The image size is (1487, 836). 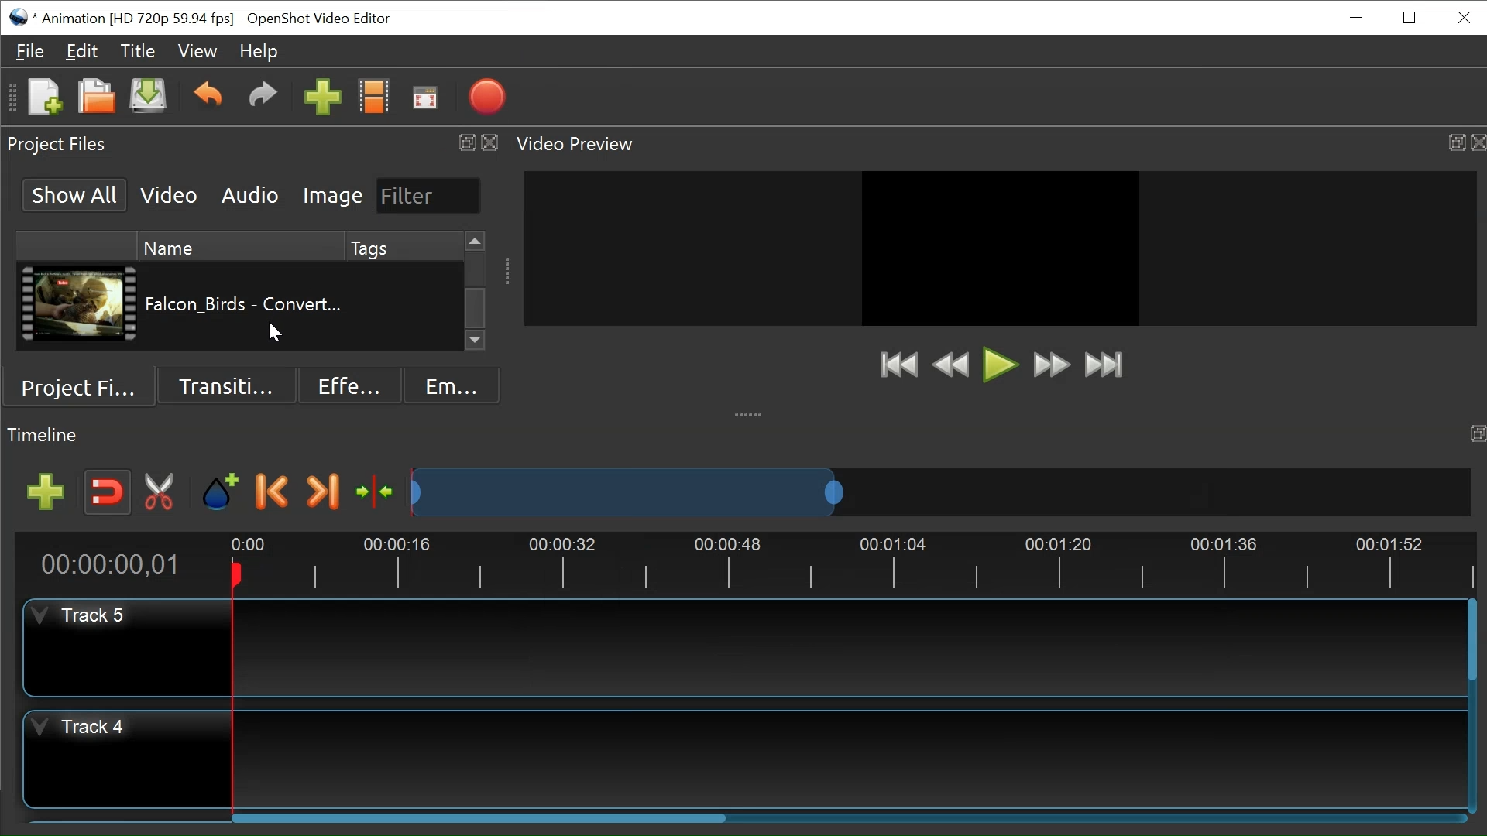 What do you see at coordinates (252, 196) in the screenshot?
I see `Audio` at bounding box center [252, 196].